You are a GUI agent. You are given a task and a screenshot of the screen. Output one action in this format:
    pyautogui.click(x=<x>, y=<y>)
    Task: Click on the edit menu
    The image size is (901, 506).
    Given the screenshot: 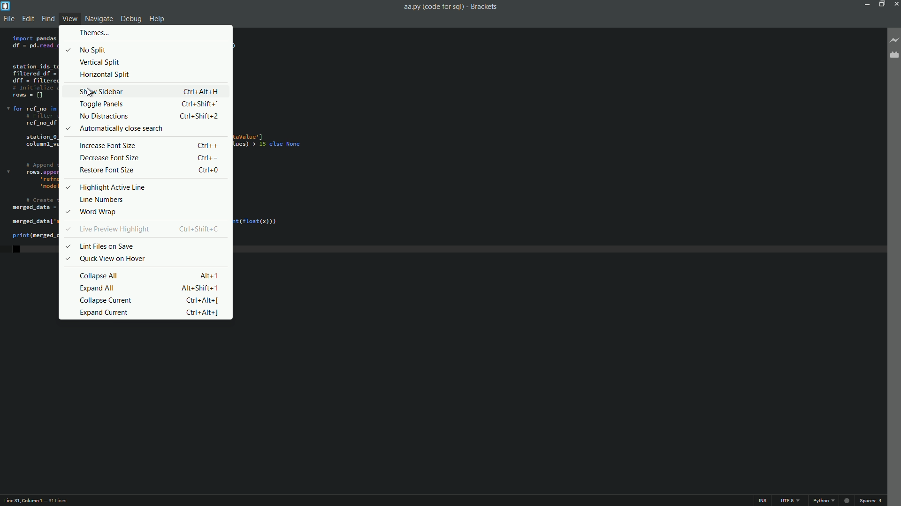 What is the action you would take?
    pyautogui.click(x=27, y=17)
    